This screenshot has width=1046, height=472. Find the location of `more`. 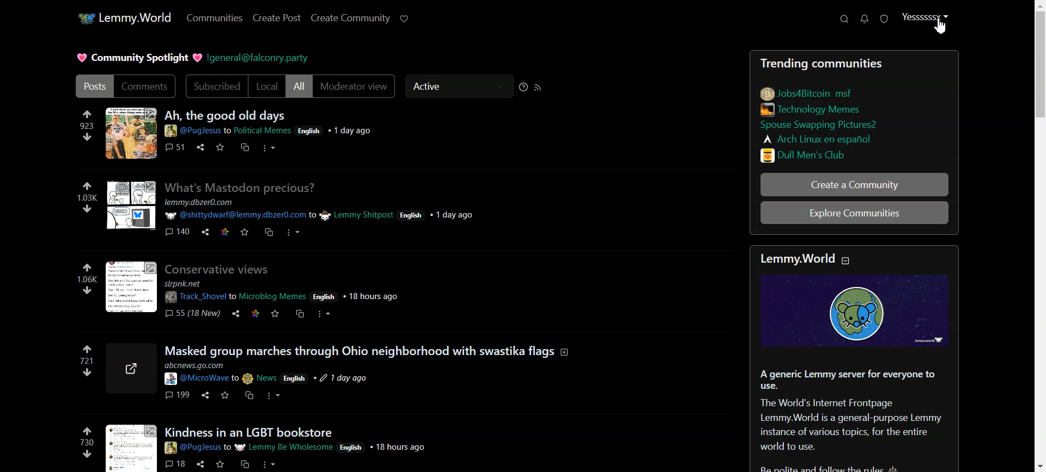

more is located at coordinates (267, 464).